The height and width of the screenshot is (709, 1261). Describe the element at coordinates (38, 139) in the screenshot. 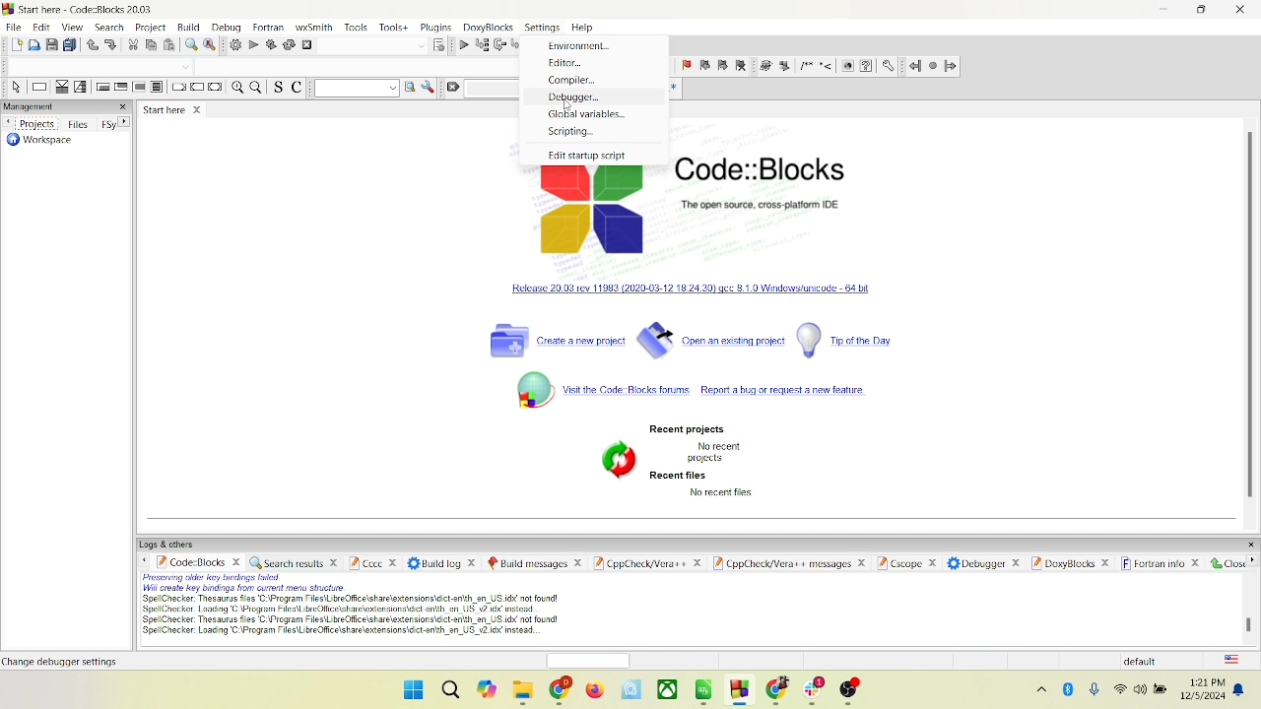

I see `workspace` at that location.